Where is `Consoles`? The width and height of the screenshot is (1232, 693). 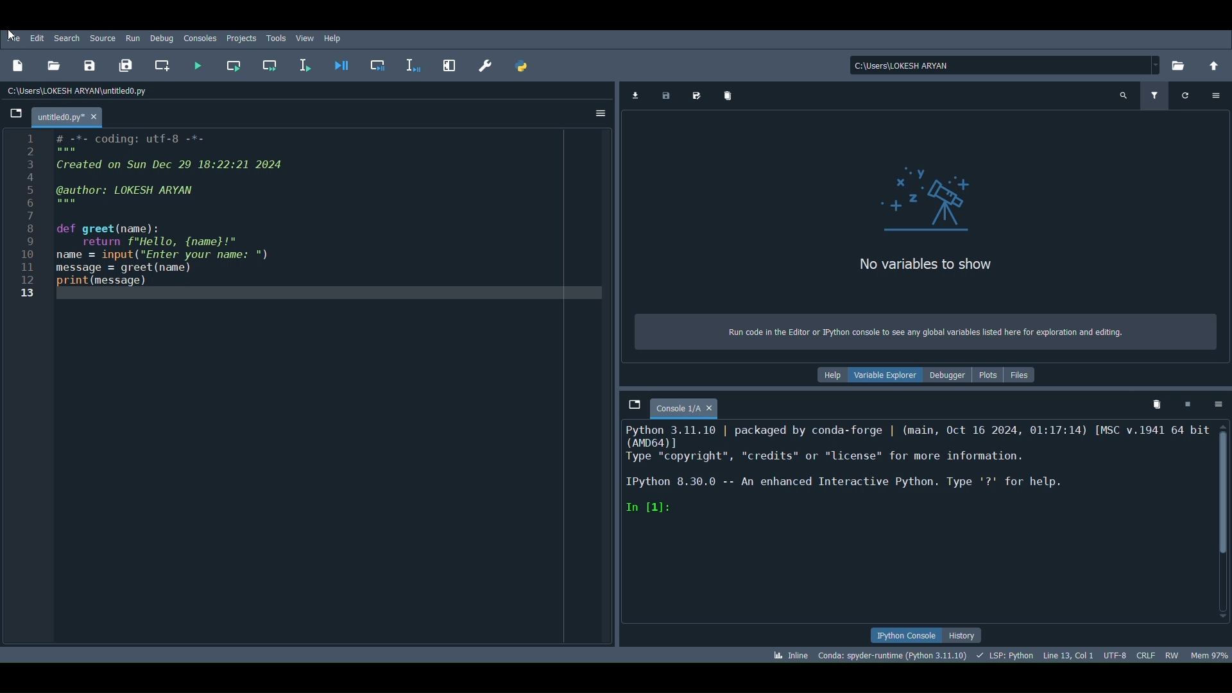 Consoles is located at coordinates (199, 37).